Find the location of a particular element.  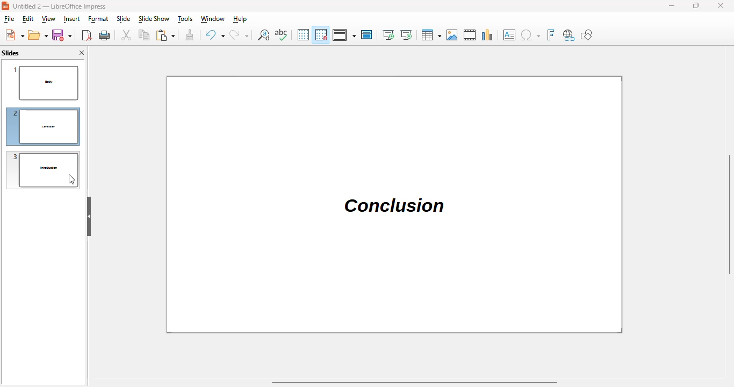

display grid is located at coordinates (303, 34).